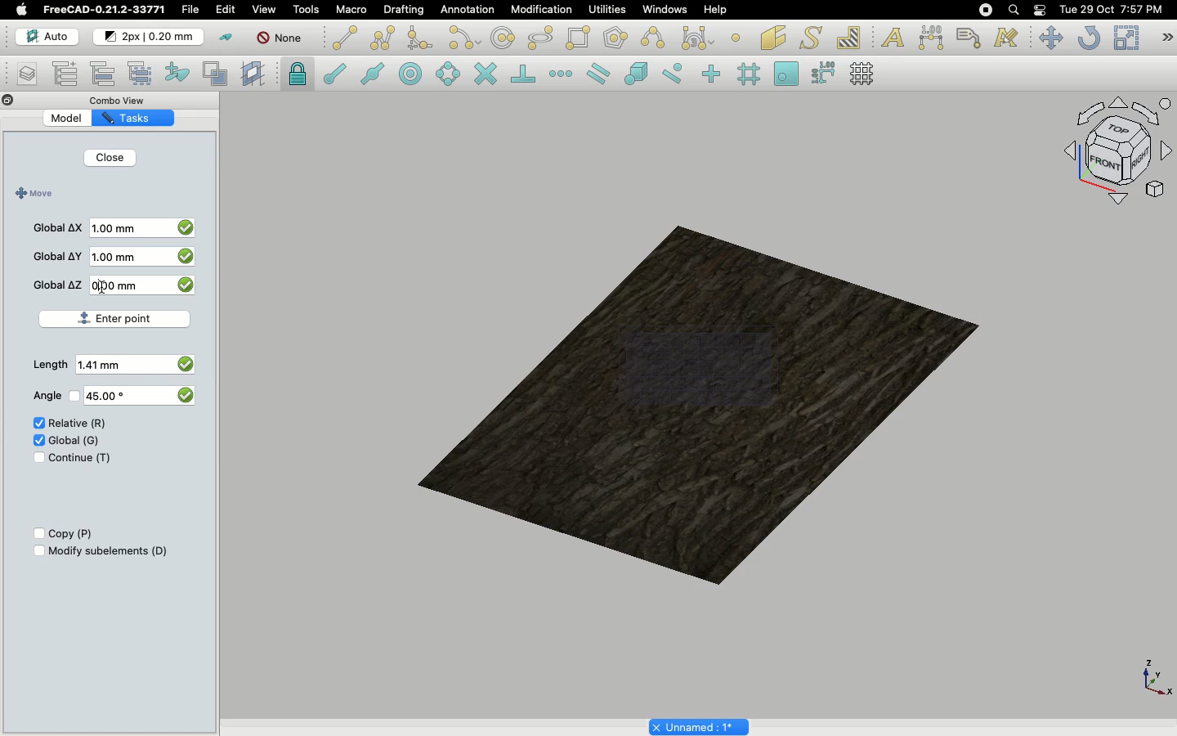  I want to click on Rectangle, so click(581, 38).